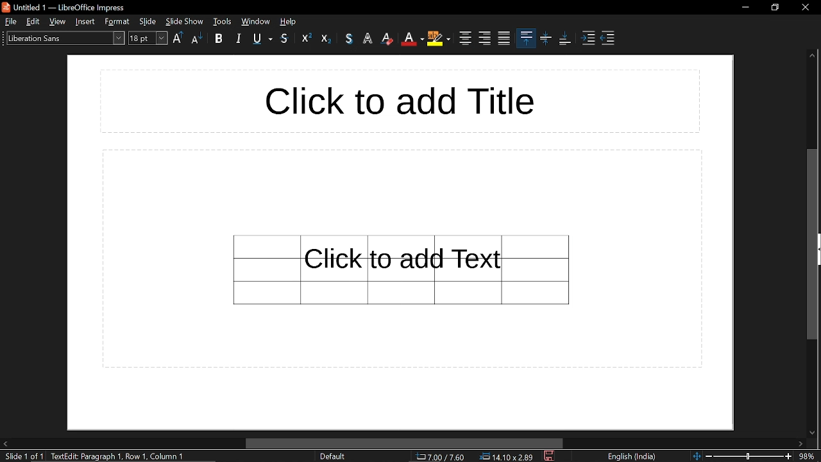  Describe the element at coordinates (696, 456) in the screenshot. I see `fit to page` at that location.